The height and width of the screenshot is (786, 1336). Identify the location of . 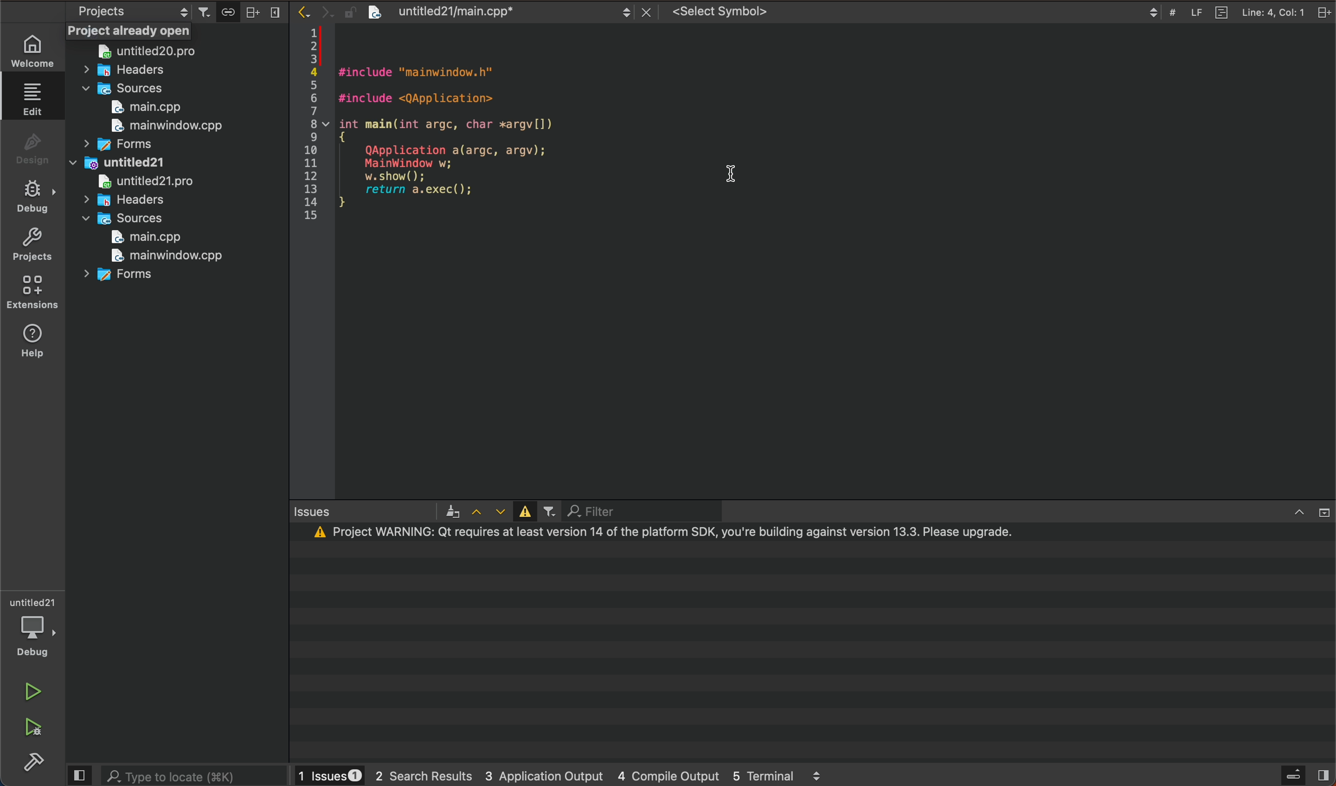
(196, 774).